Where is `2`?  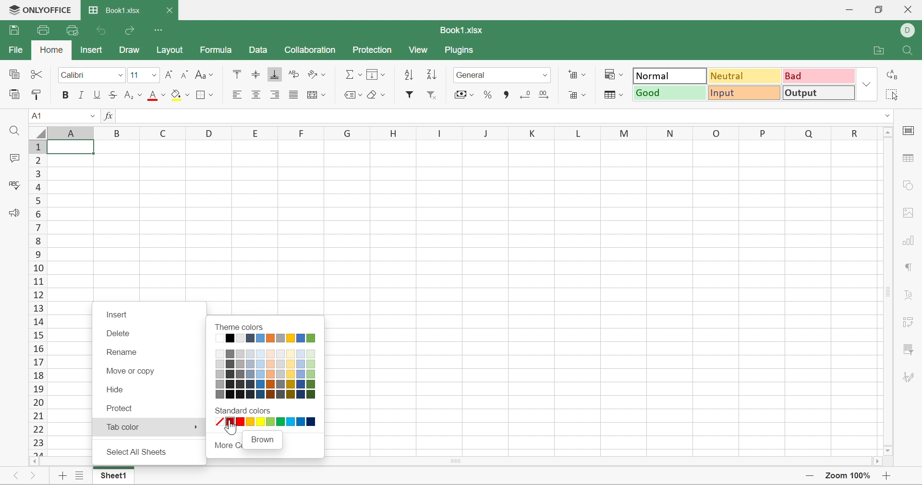 2 is located at coordinates (37, 160).